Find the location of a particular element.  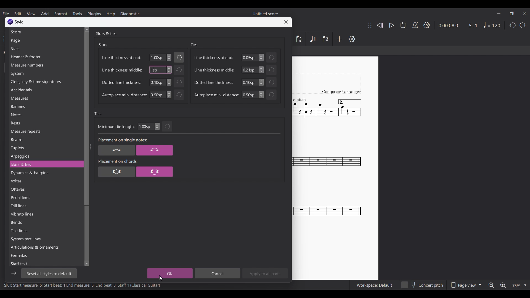

Voice 2 is located at coordinates (325, 39).